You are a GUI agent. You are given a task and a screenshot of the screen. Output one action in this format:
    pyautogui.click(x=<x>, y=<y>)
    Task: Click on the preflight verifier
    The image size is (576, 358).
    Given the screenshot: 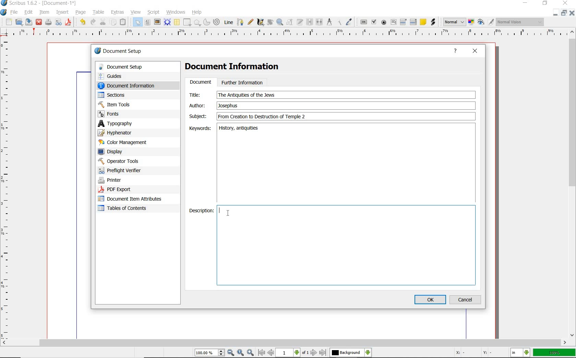 What is the action you would take?
    pyautogui.click(x=58, y=23)
    